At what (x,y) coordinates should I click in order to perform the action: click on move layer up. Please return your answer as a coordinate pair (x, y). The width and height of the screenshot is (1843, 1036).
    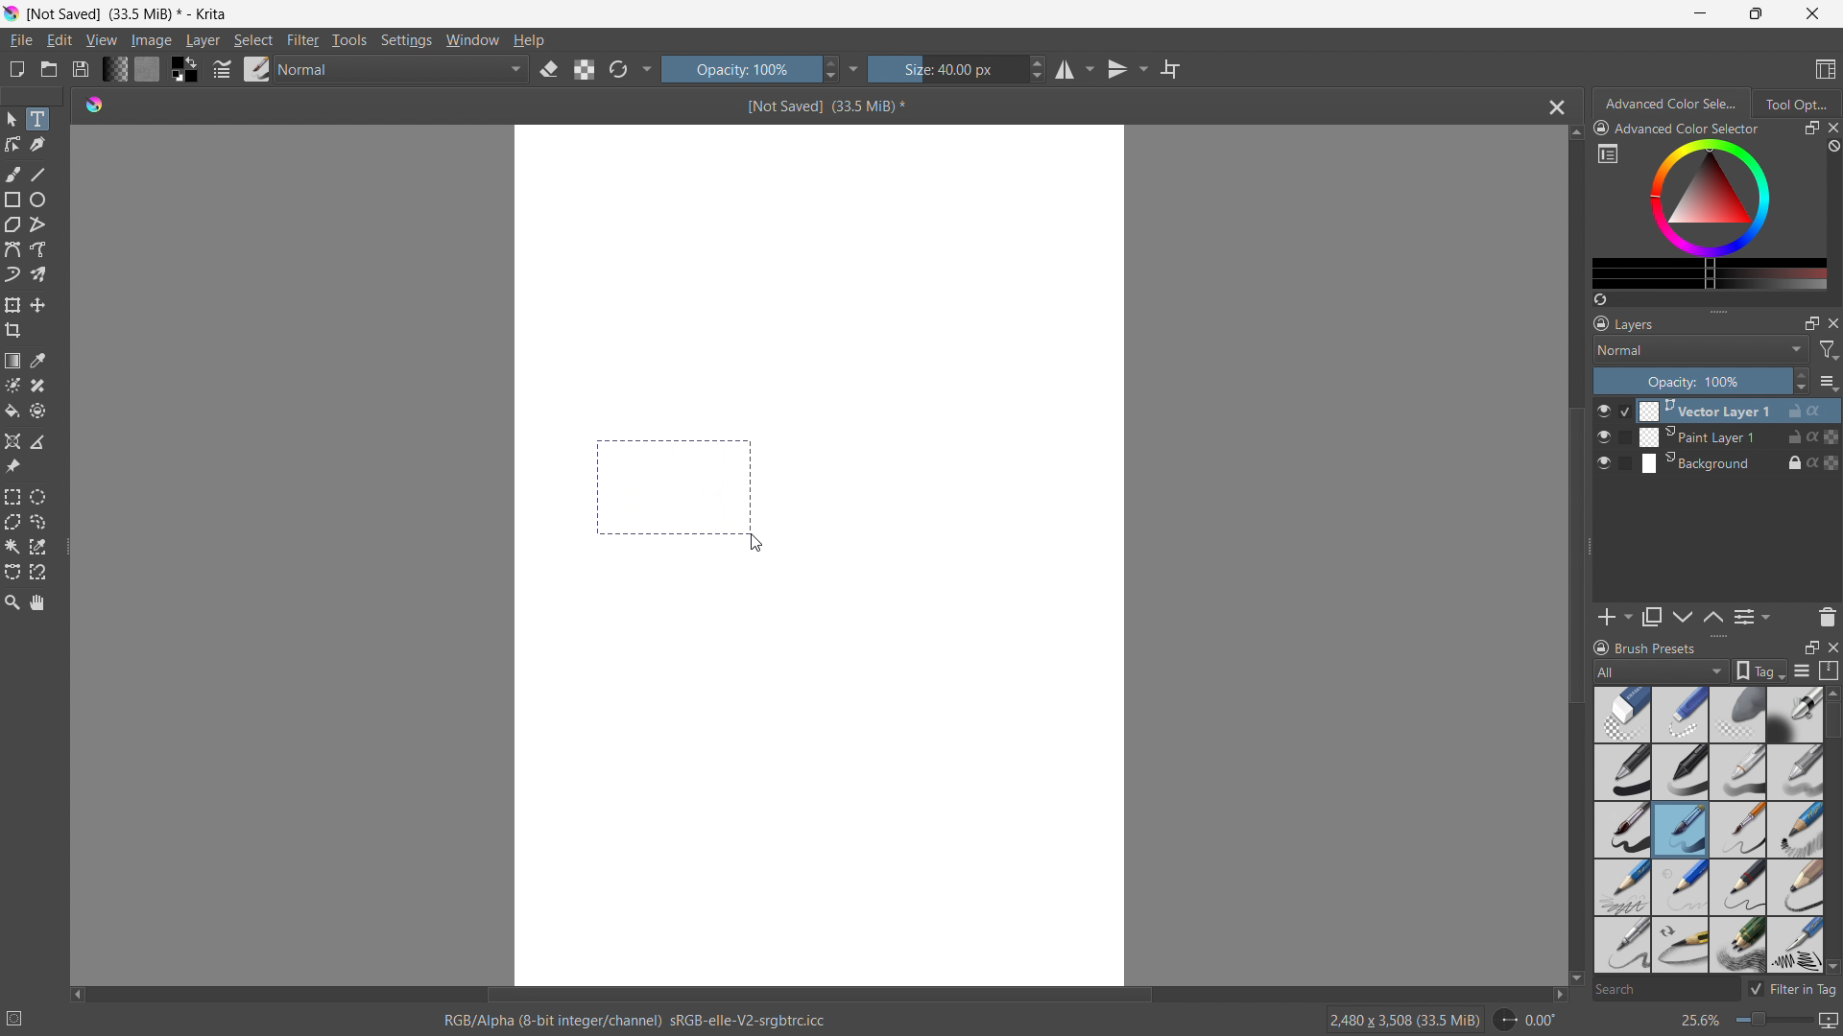
    Looking at the image, I should click on (1684, 618).